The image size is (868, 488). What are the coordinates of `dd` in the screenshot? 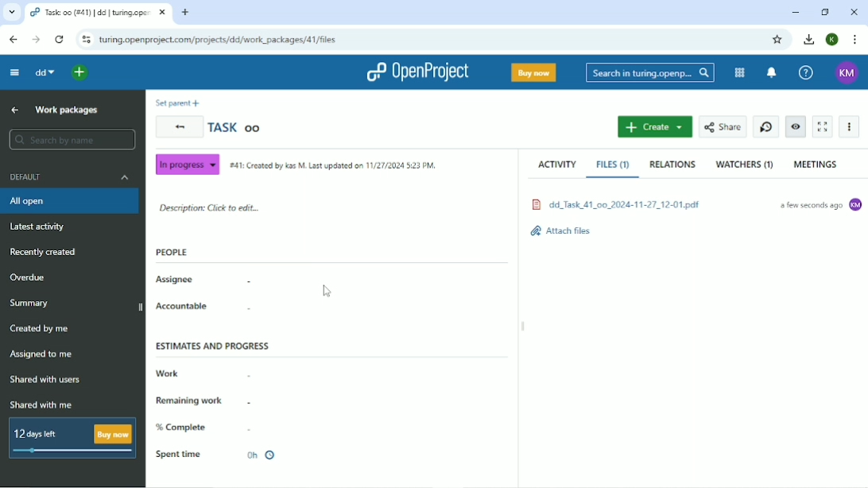 It's located at (45, 74).